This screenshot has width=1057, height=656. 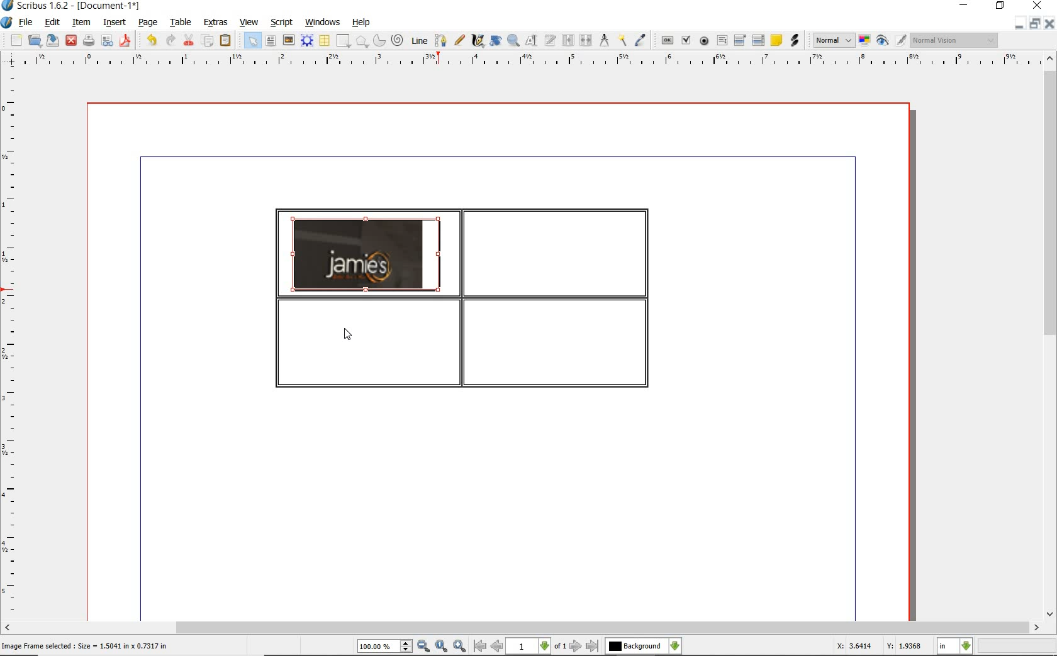 I want to click on X: 3.6414 Y: 1.9368, so click(x=878, y=647).